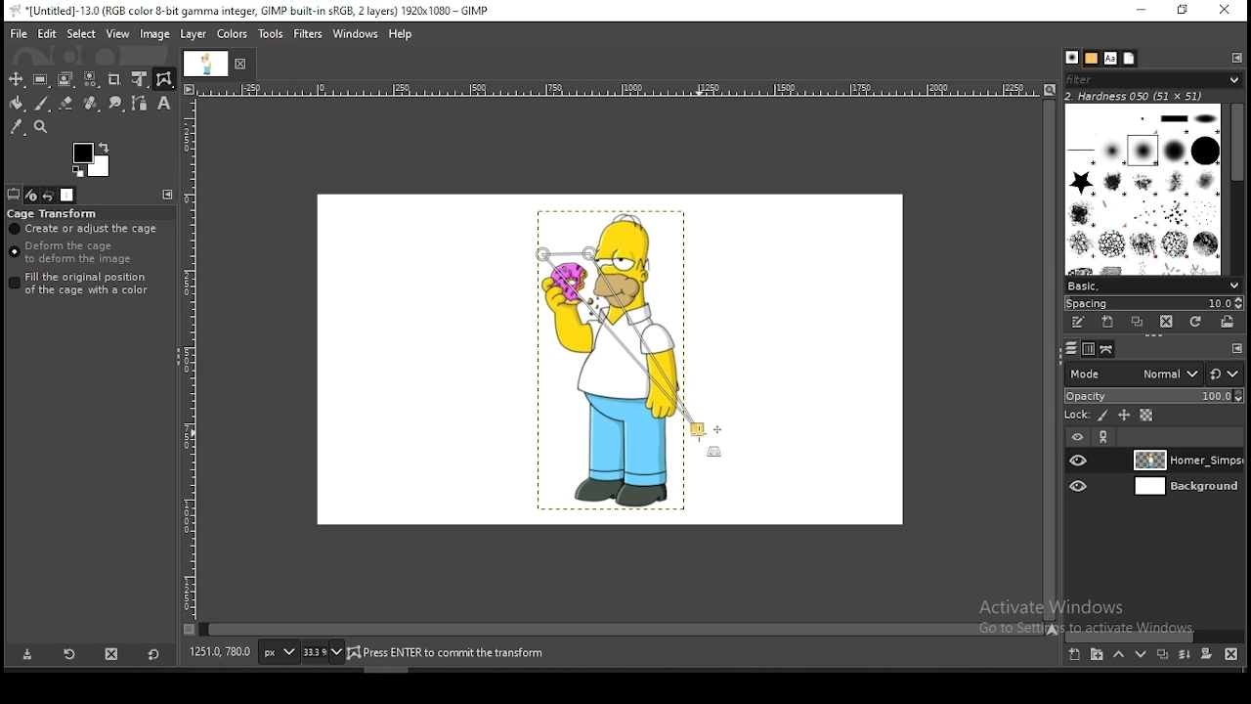  I want to click on healing tool, so click(91, 103).